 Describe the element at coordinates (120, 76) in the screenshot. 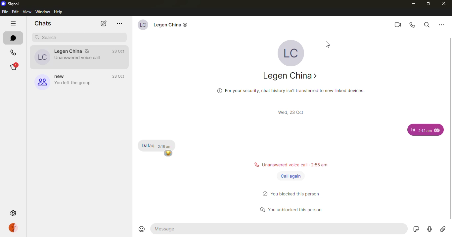

I see `time` at that location.